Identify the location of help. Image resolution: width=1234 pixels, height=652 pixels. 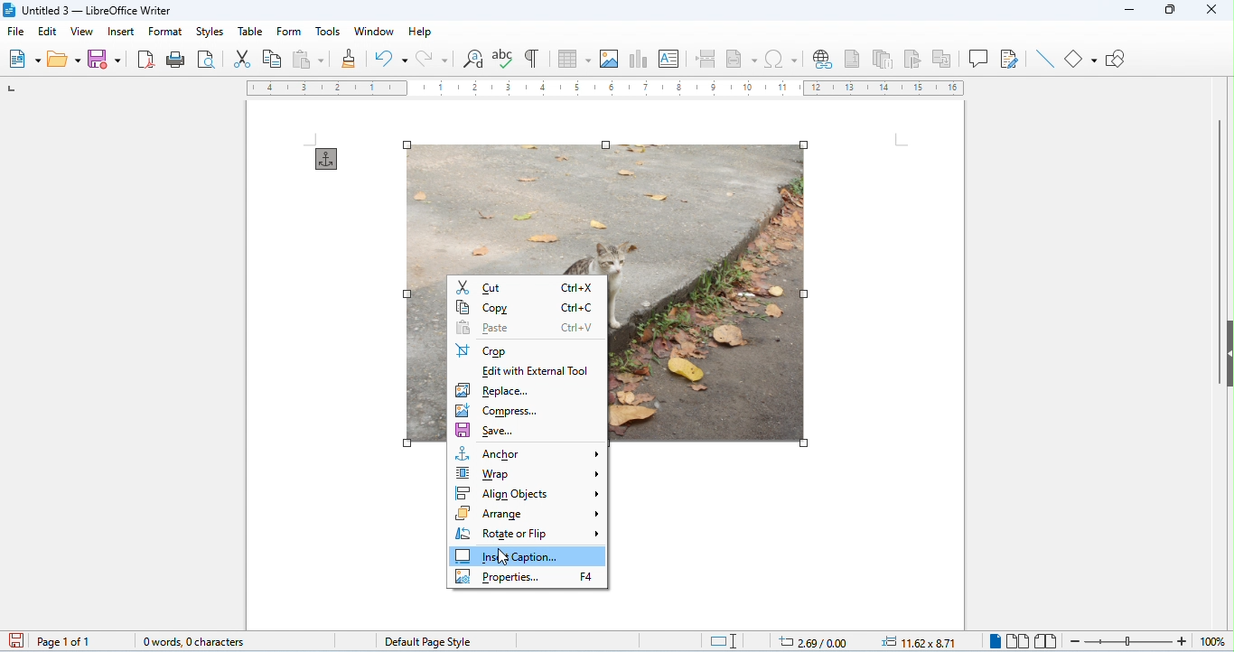
(420, 32).